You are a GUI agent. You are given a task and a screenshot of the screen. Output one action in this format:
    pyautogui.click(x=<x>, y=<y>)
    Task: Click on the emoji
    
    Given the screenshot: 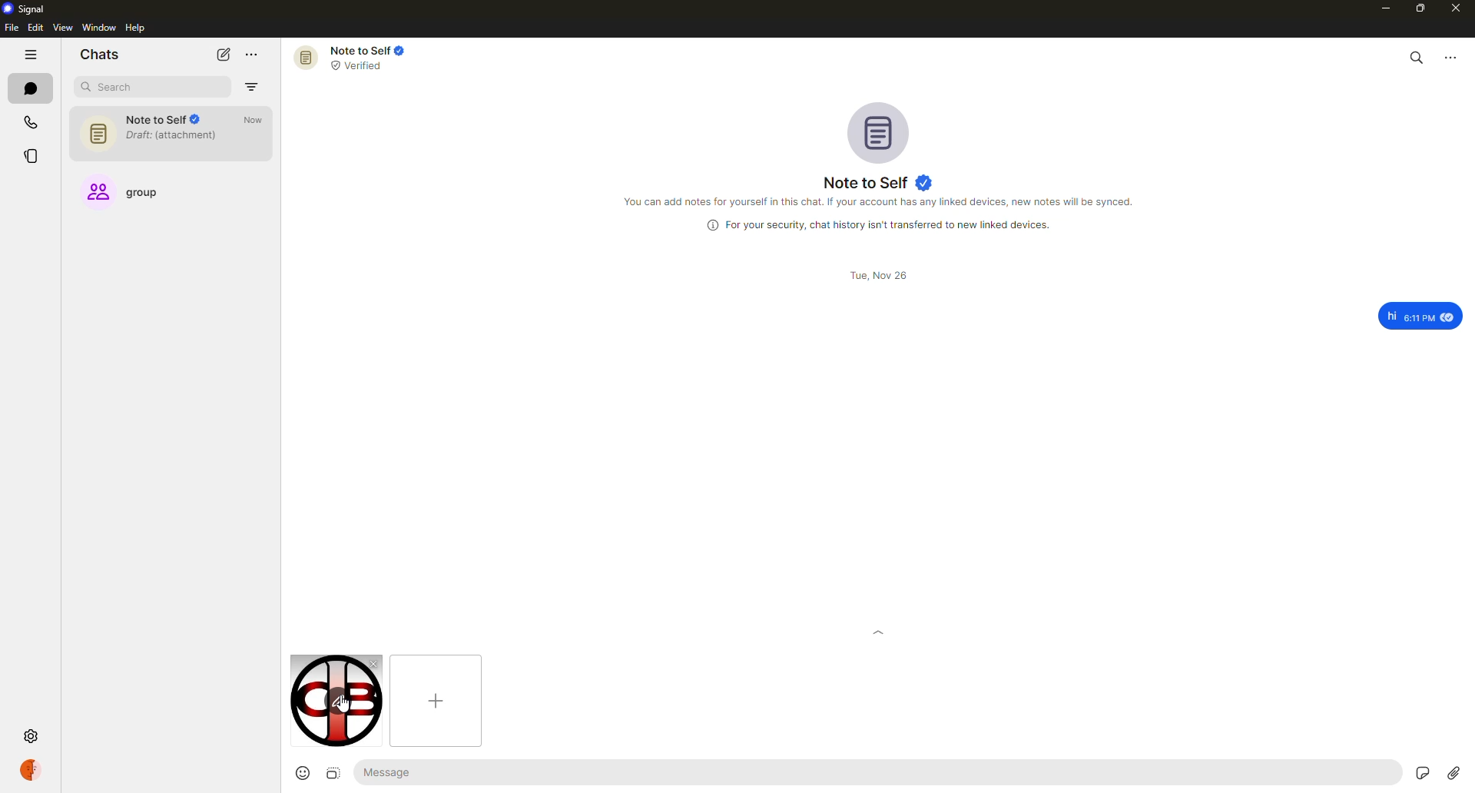 What is the action you would take?
    pyautogui.click(x=300, y=769)
    